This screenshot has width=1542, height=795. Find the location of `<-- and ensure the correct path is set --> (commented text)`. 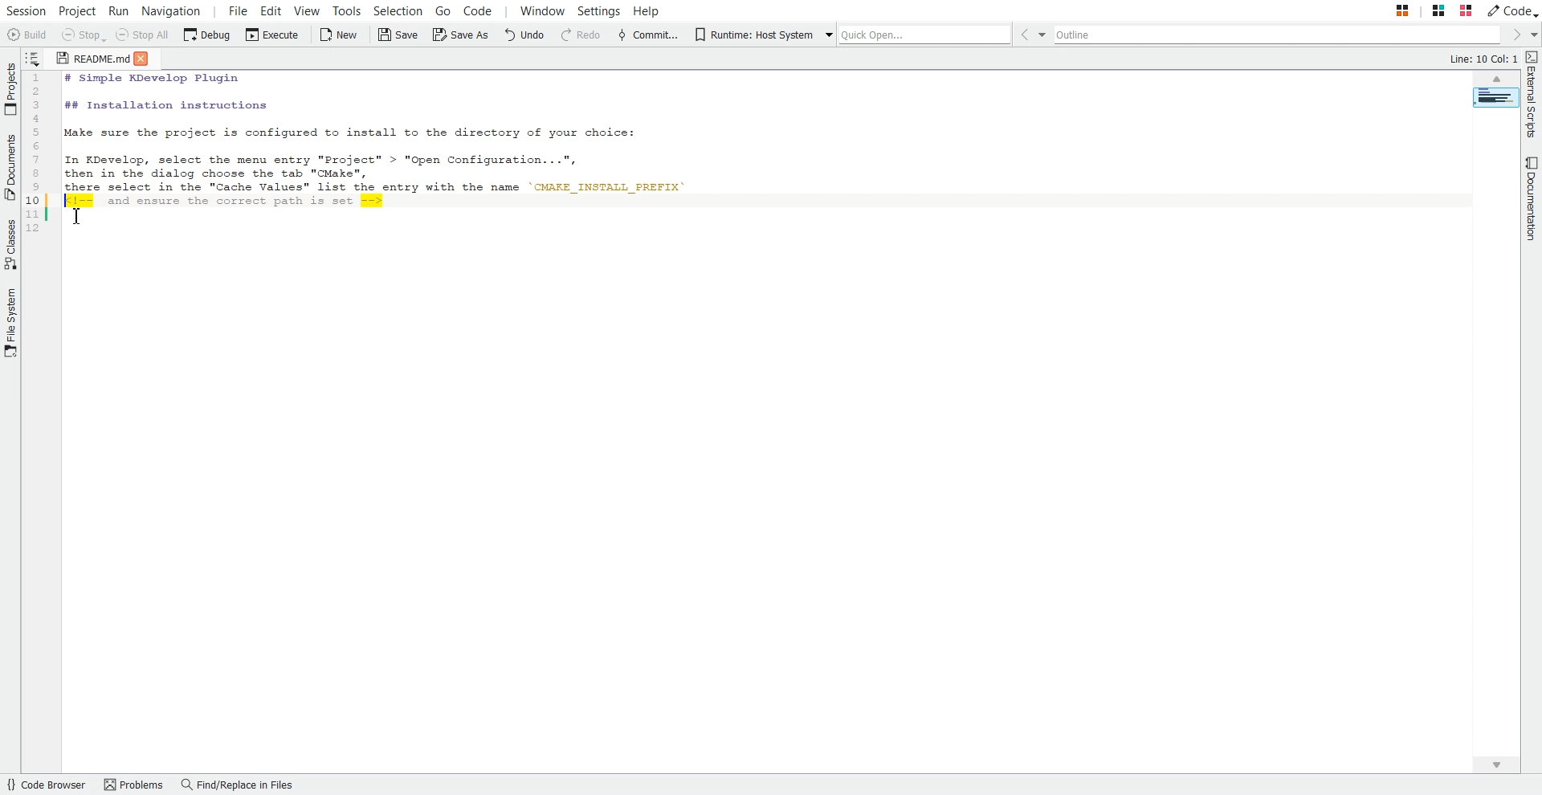

<-- and ensure the correct path is set --> (commented text) is located at coordinates (222, 202).